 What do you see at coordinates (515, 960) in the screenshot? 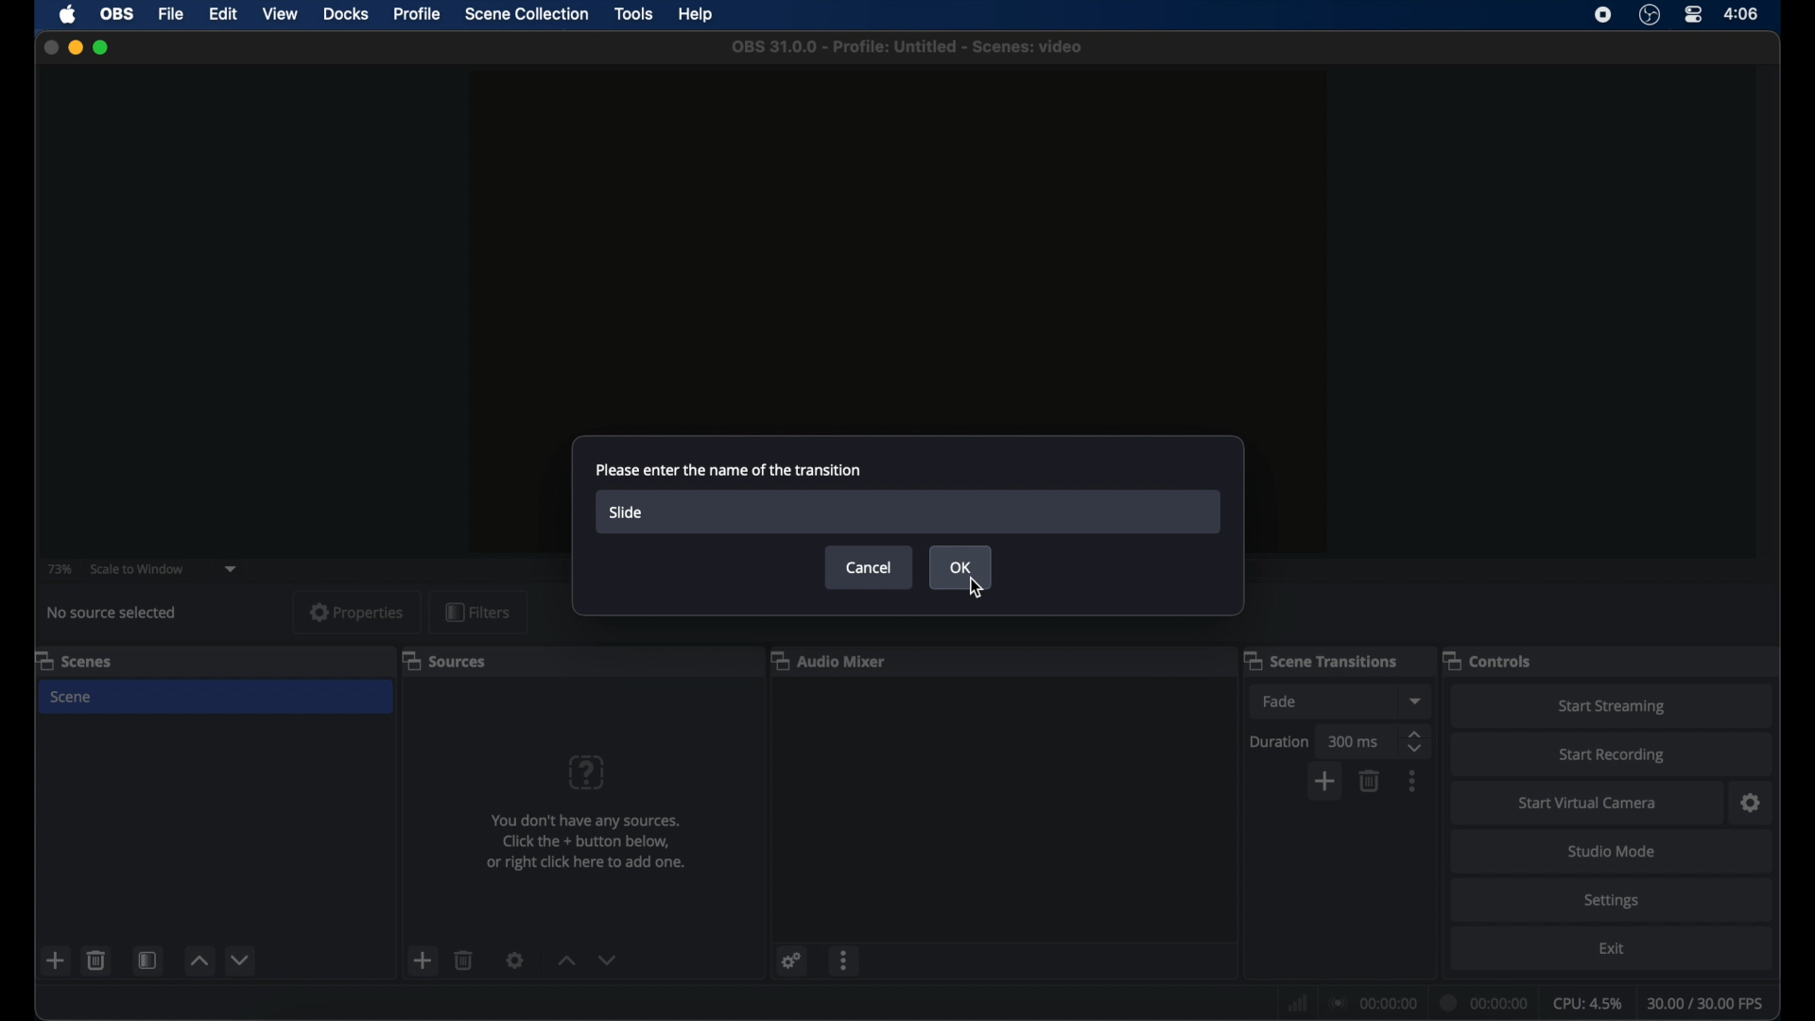
I see `settings` at bounding box center [515, 960].